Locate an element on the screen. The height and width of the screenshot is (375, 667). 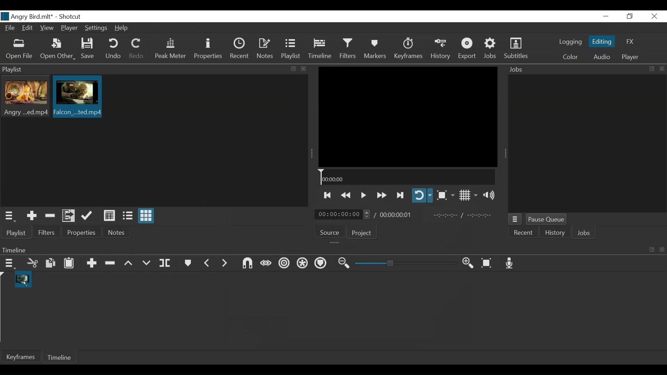
Settings is located at coordinates (97, 29).